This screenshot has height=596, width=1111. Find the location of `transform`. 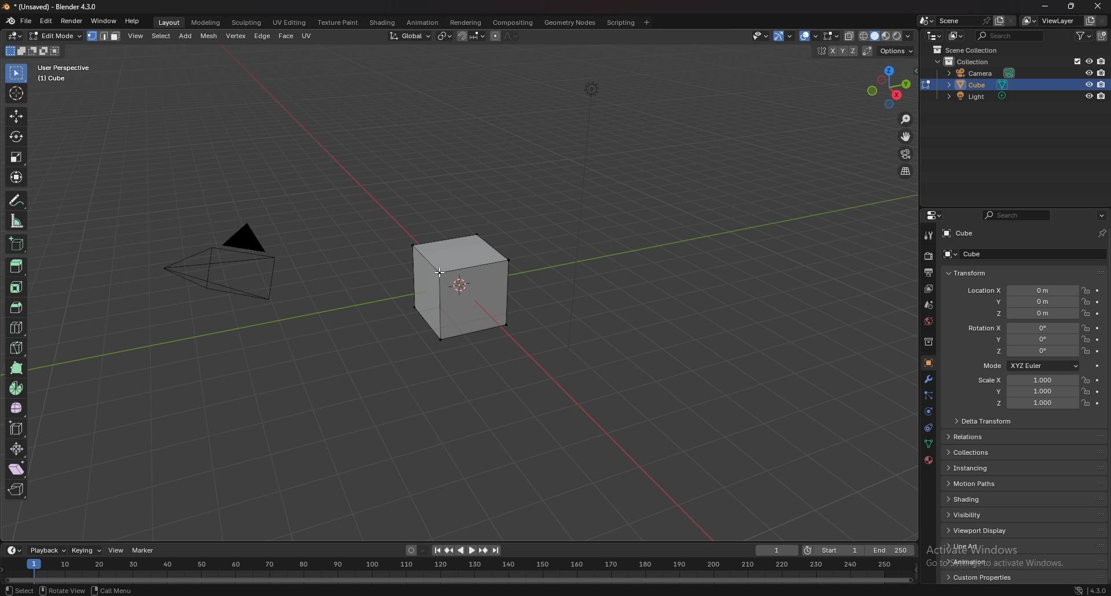

transform is located at coordinates (970, 273).